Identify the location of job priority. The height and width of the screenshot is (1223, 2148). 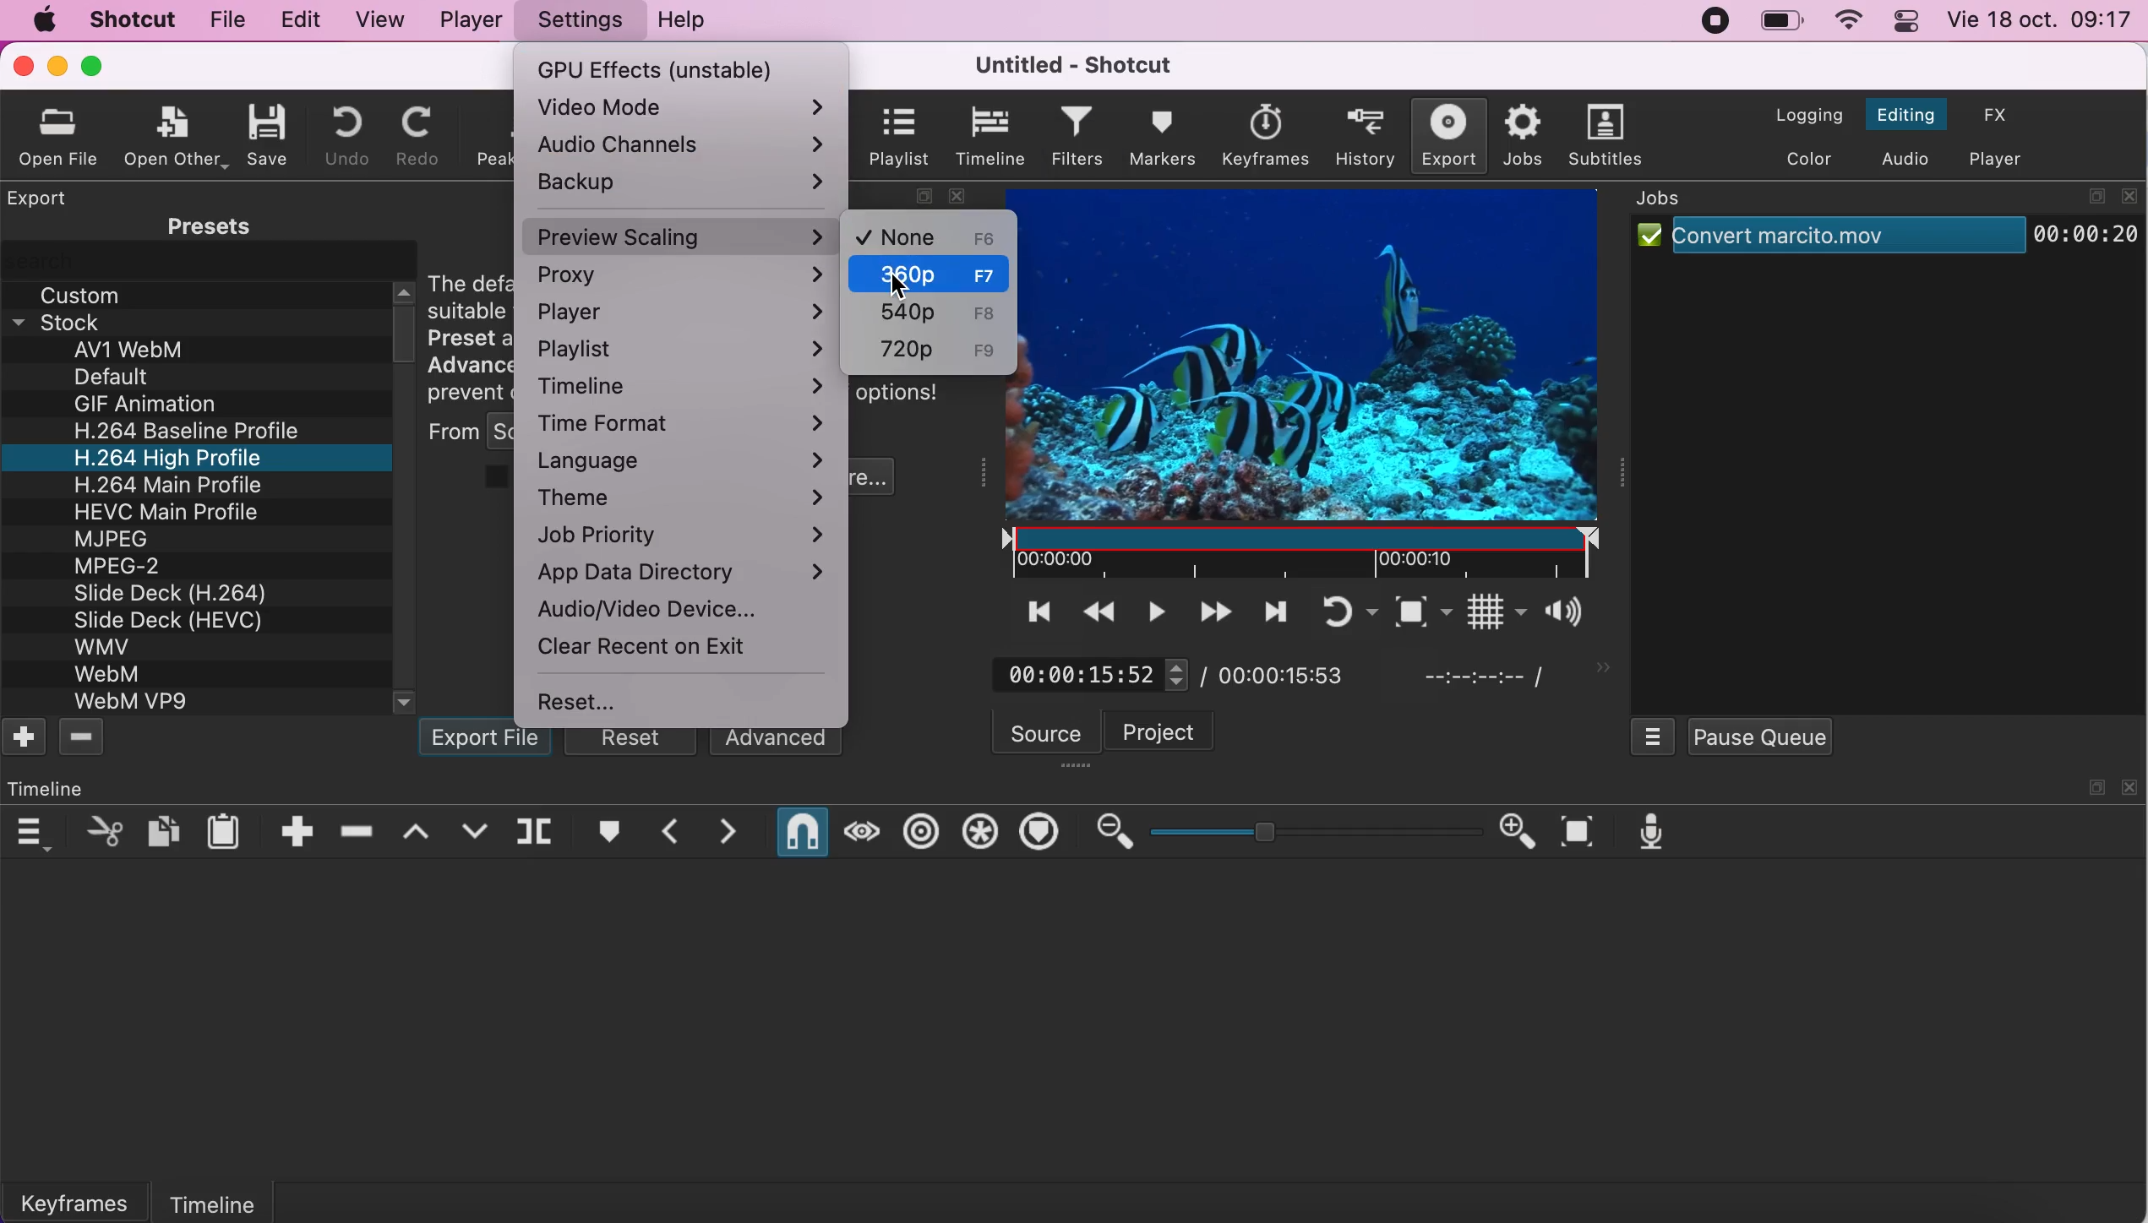
(689, 532).